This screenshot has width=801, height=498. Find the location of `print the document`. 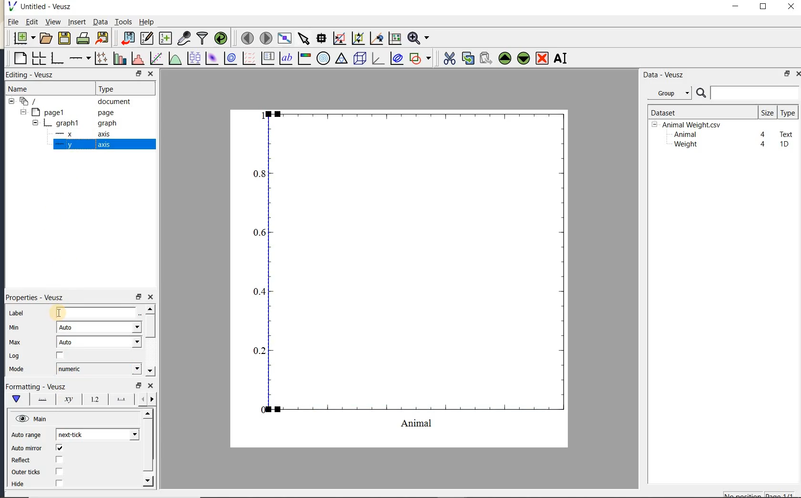

print the document is located at coordinates (83, 38).